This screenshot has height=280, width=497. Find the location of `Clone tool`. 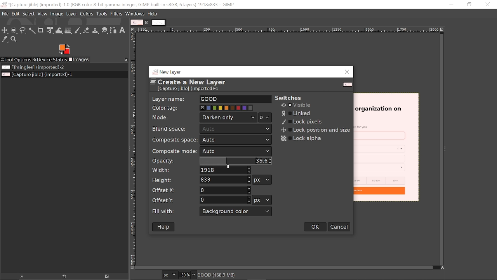

Clone tool is located at coordinates (96, 30).